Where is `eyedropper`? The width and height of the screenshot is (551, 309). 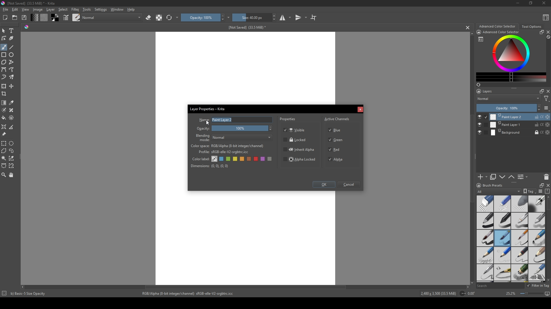 eyedropper is located at coordinates (12, 103).